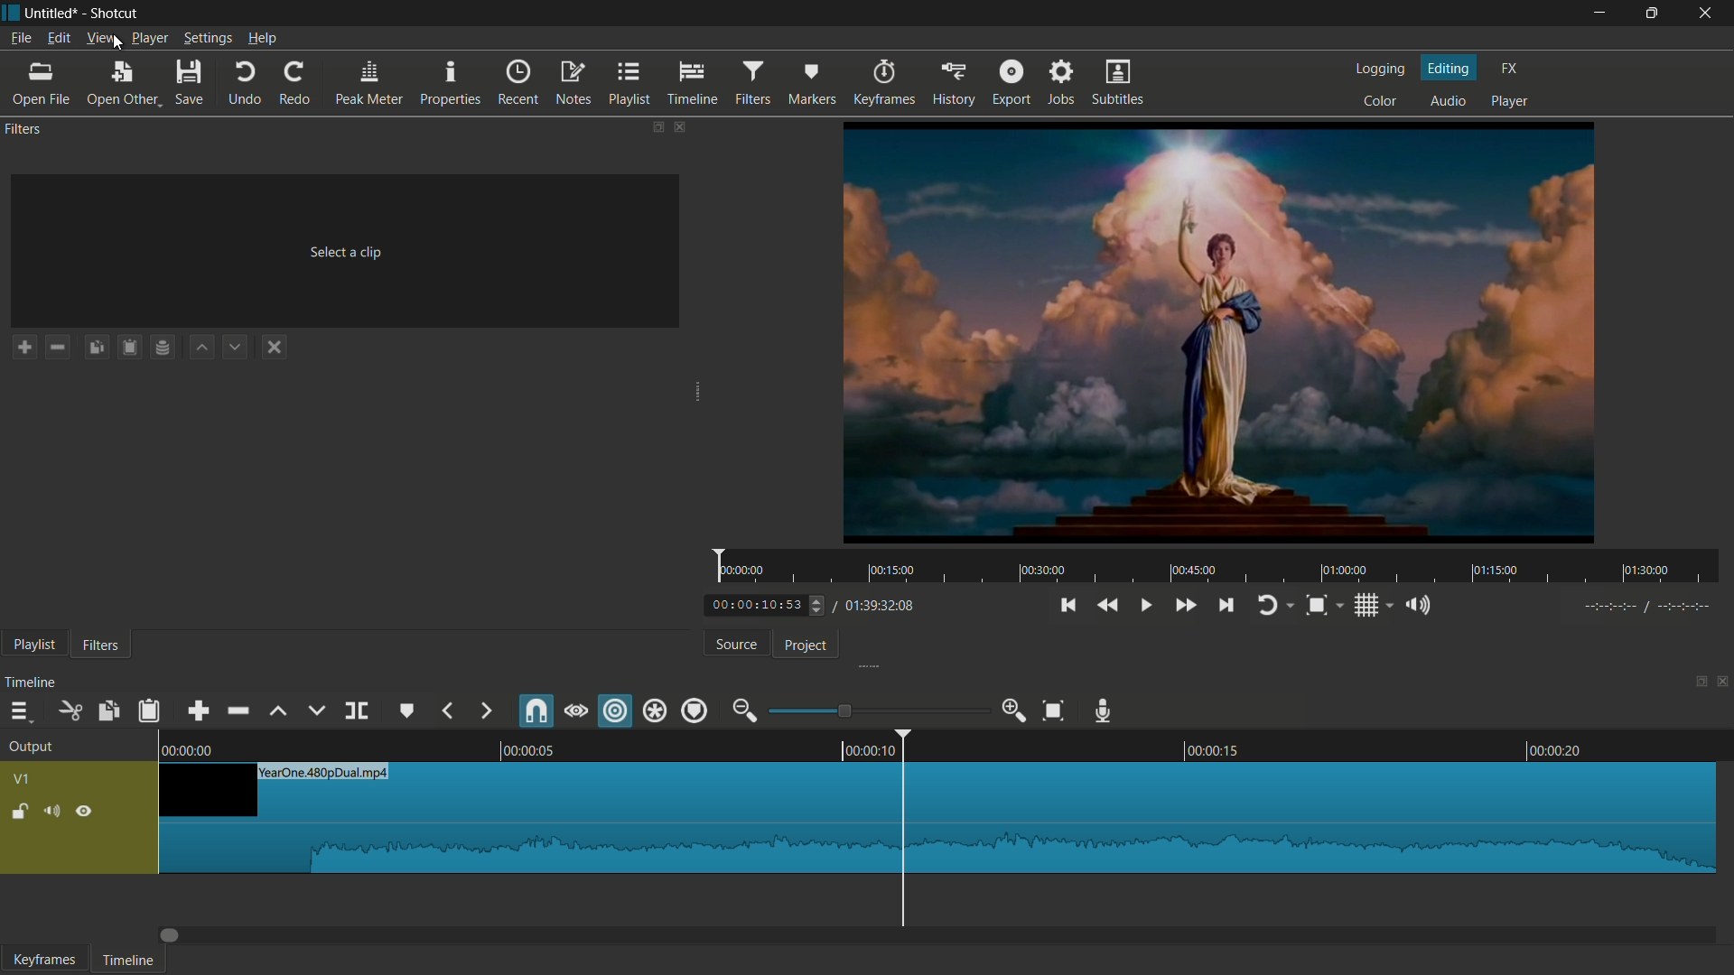 The height and width of the screenshot is (975, 1734). Describe the element at coordinates (31, 747) in the screenshot. I see `output` at that location.